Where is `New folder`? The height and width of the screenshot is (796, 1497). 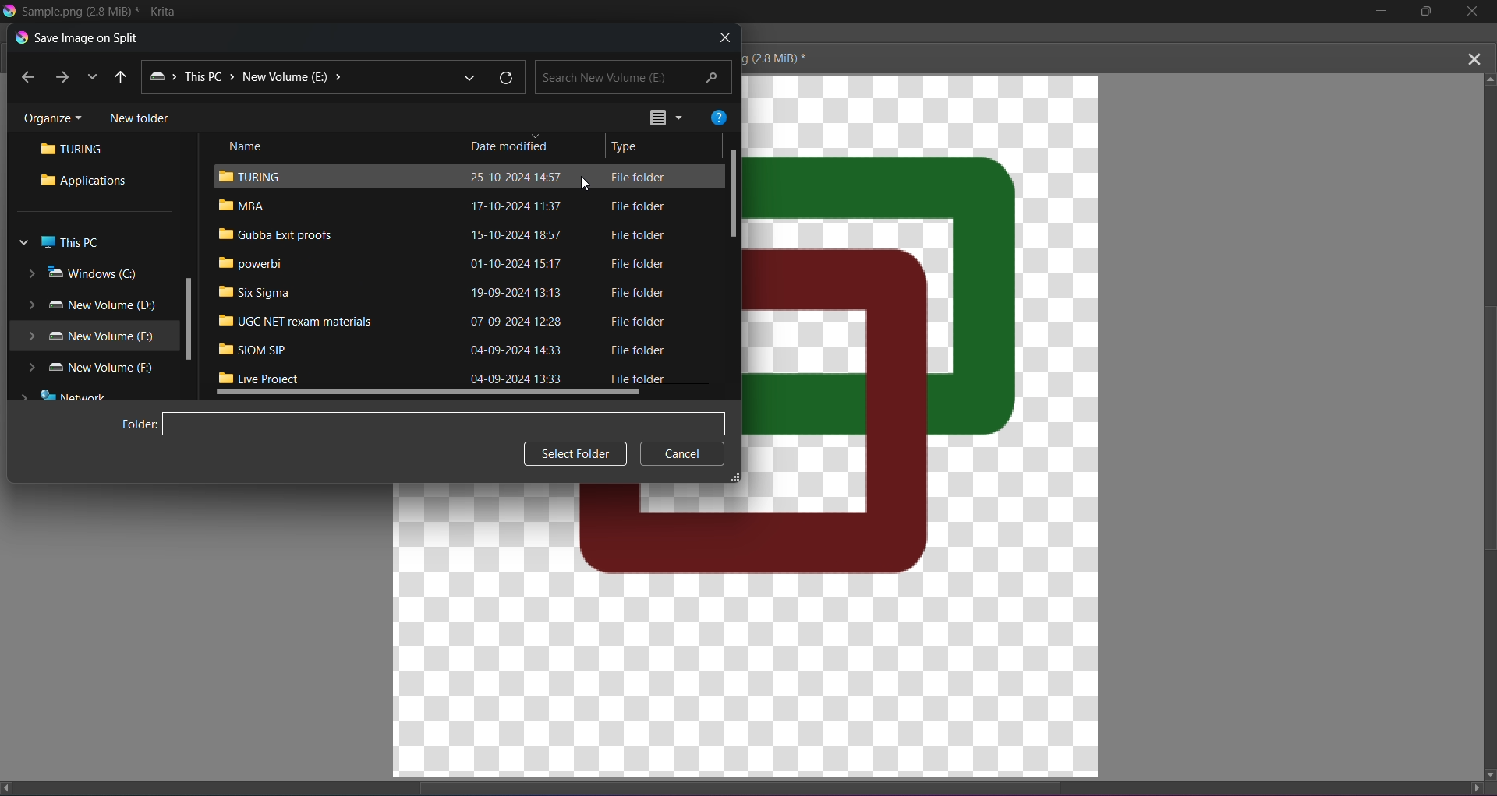 New folder is located at coordinates (140, 117).